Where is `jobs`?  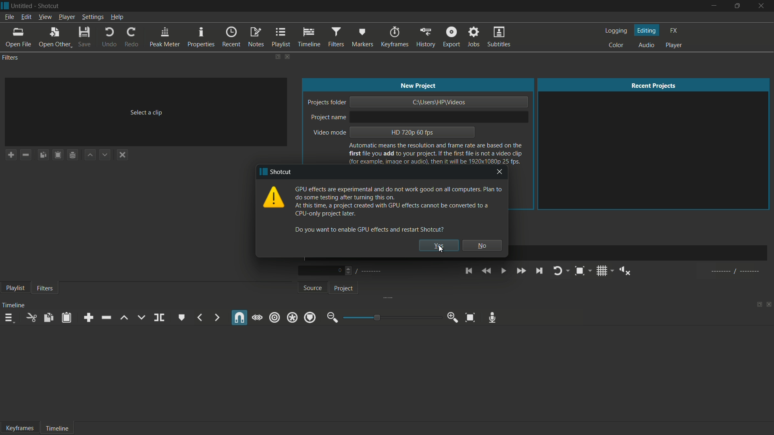 jobs is located at coordinates (474, 37).